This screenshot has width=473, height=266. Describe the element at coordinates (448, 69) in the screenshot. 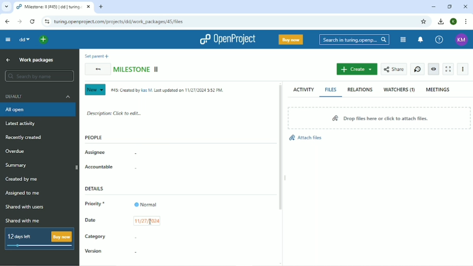

I see `Activate zen mode` at that location.